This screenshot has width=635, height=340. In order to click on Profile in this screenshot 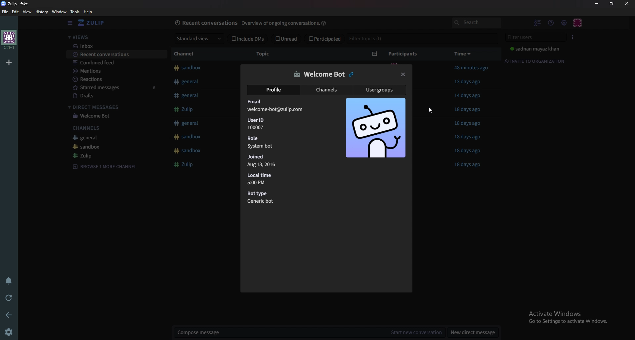, I will do `click(273, 90)`.